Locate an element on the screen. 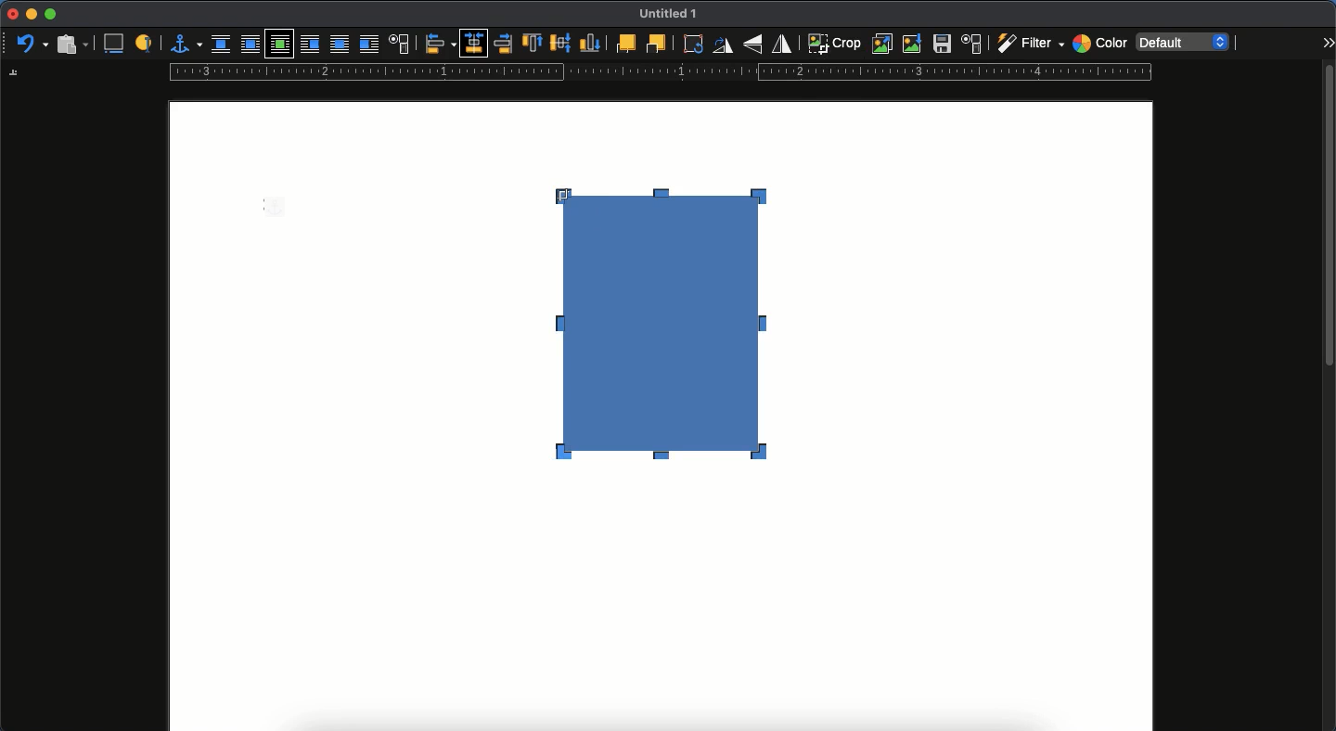  untitled is located at coordinates (664, 15).